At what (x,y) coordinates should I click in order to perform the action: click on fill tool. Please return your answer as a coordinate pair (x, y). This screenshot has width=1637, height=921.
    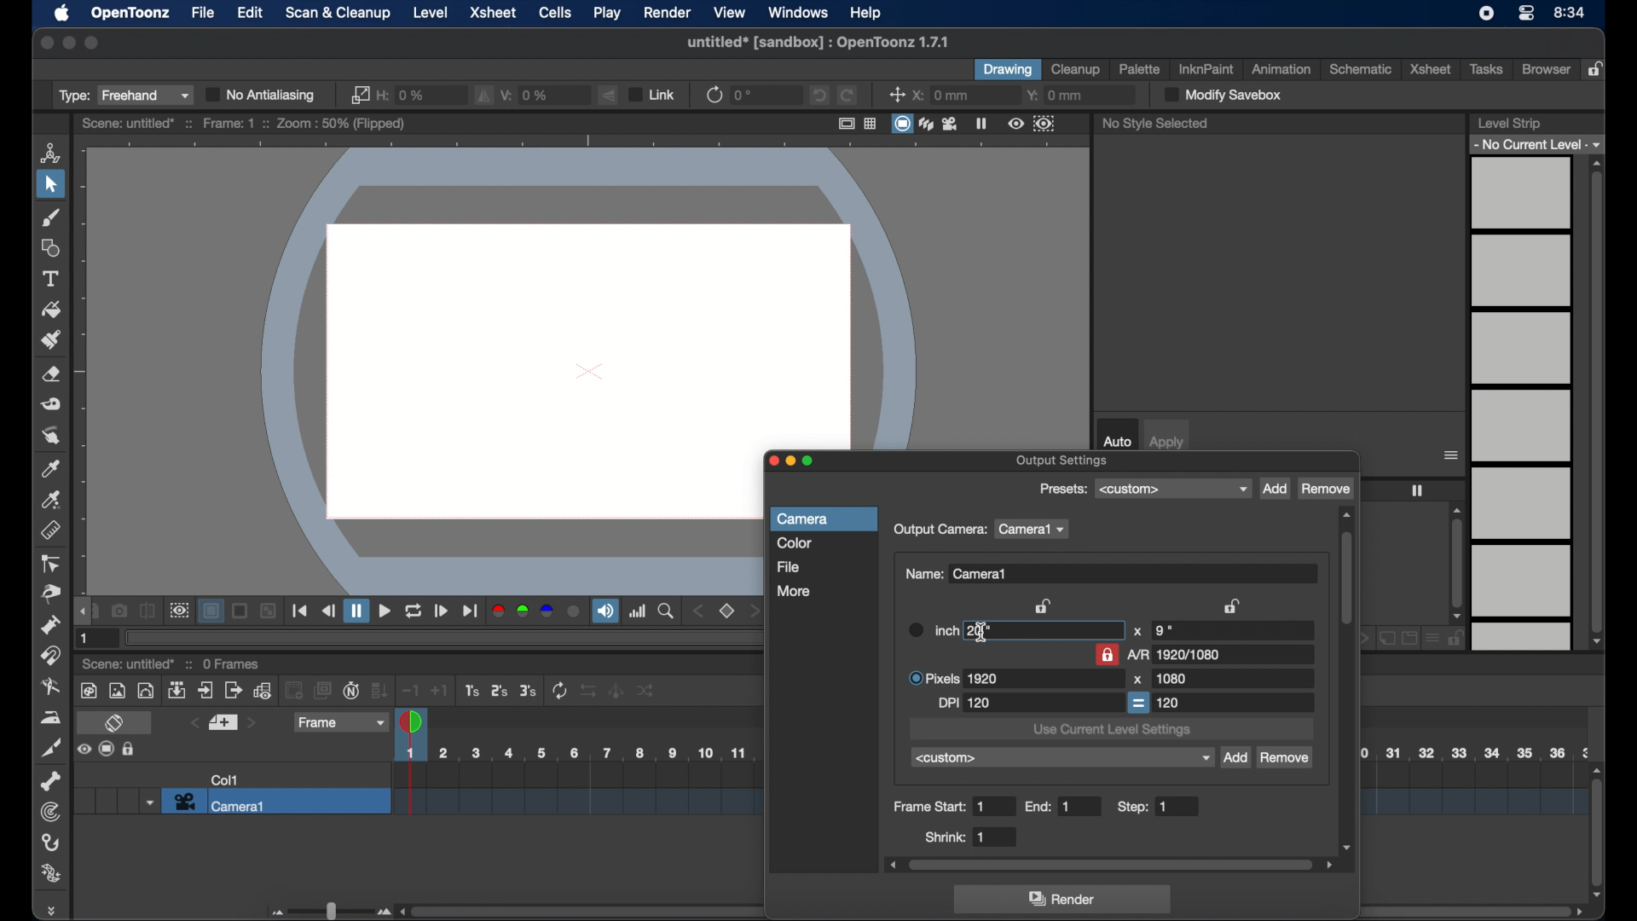
    Looking at the image, I should click on (52, 310).